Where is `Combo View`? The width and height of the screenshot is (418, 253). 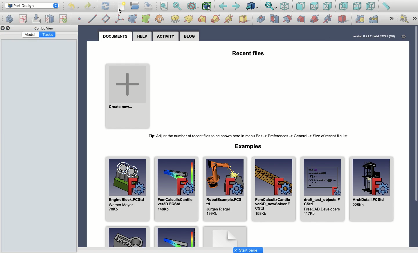
Combo View is located at coordinates (44, 28).